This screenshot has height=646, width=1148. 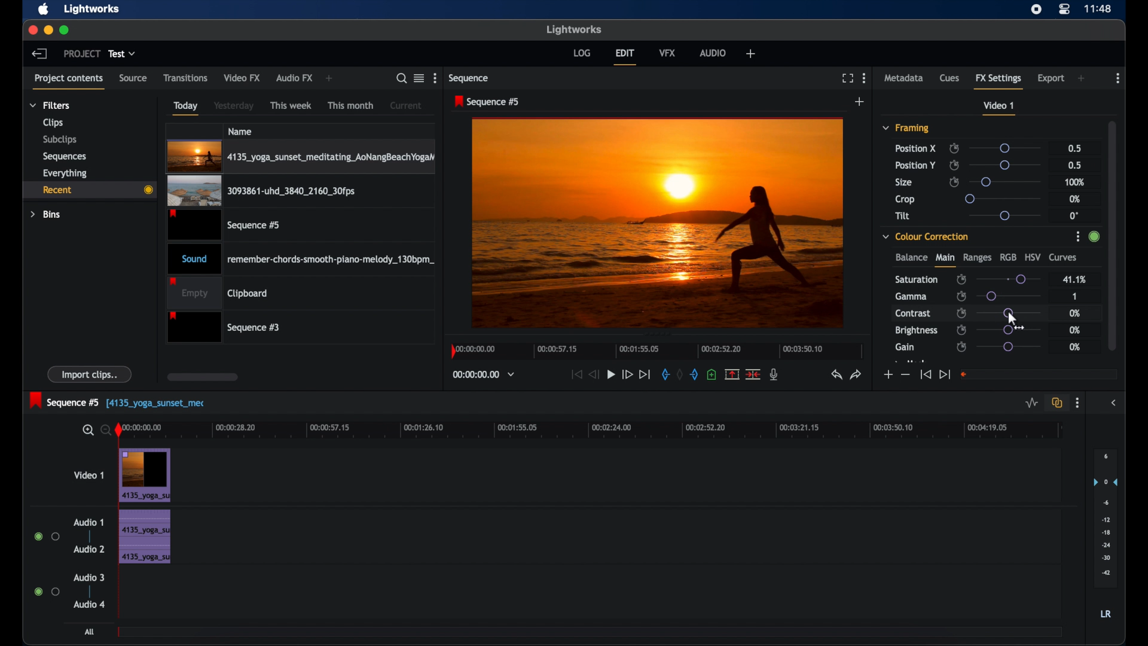 What do you see at coordinates (977, 258) in the screenshot?
I see `ranges` at bounding box center [977, 258].